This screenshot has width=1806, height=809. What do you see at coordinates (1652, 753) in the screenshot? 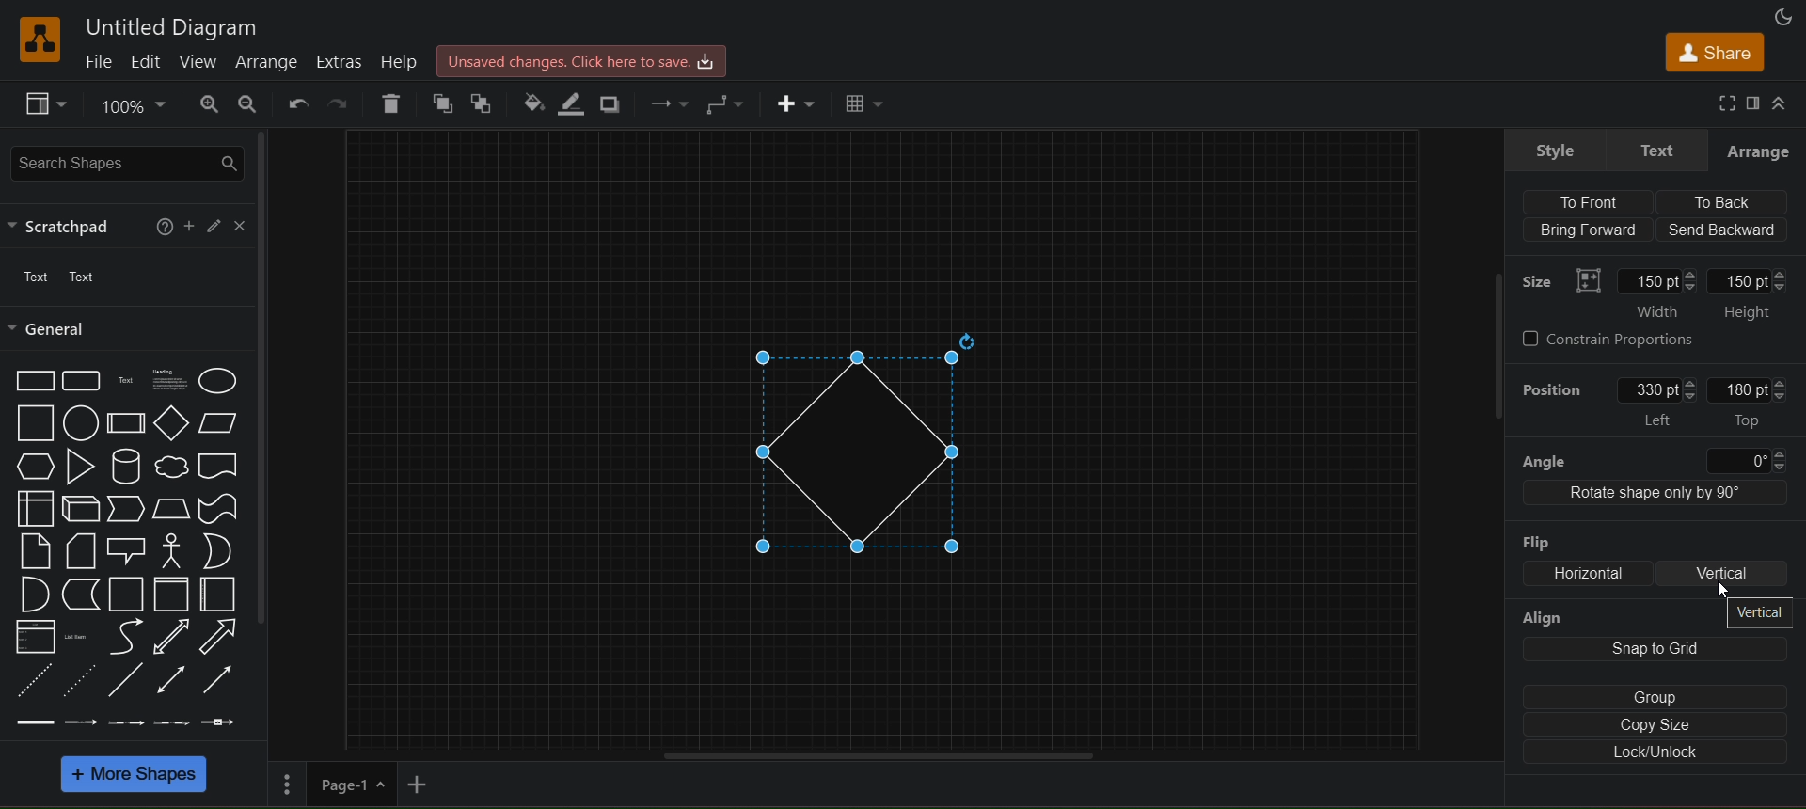
I see `lock/unlock` at bounding box center [1652, 753].